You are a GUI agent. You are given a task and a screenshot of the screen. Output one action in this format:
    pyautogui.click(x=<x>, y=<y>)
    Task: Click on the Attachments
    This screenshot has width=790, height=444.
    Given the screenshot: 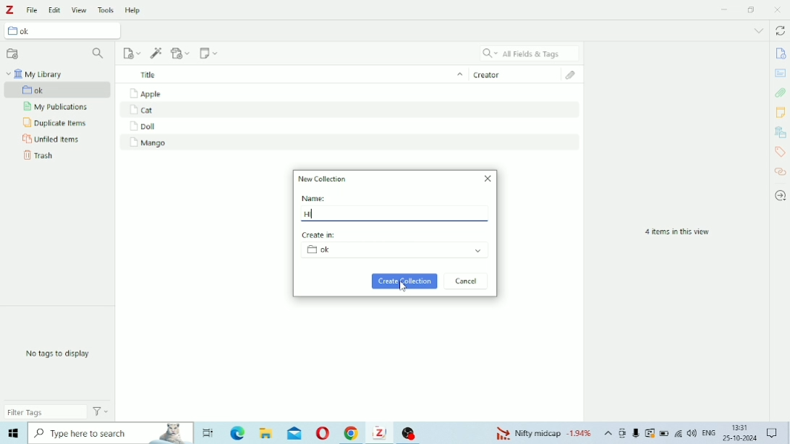 What is the action you would take?
    pyautogui.click(x=575, y=75)
    